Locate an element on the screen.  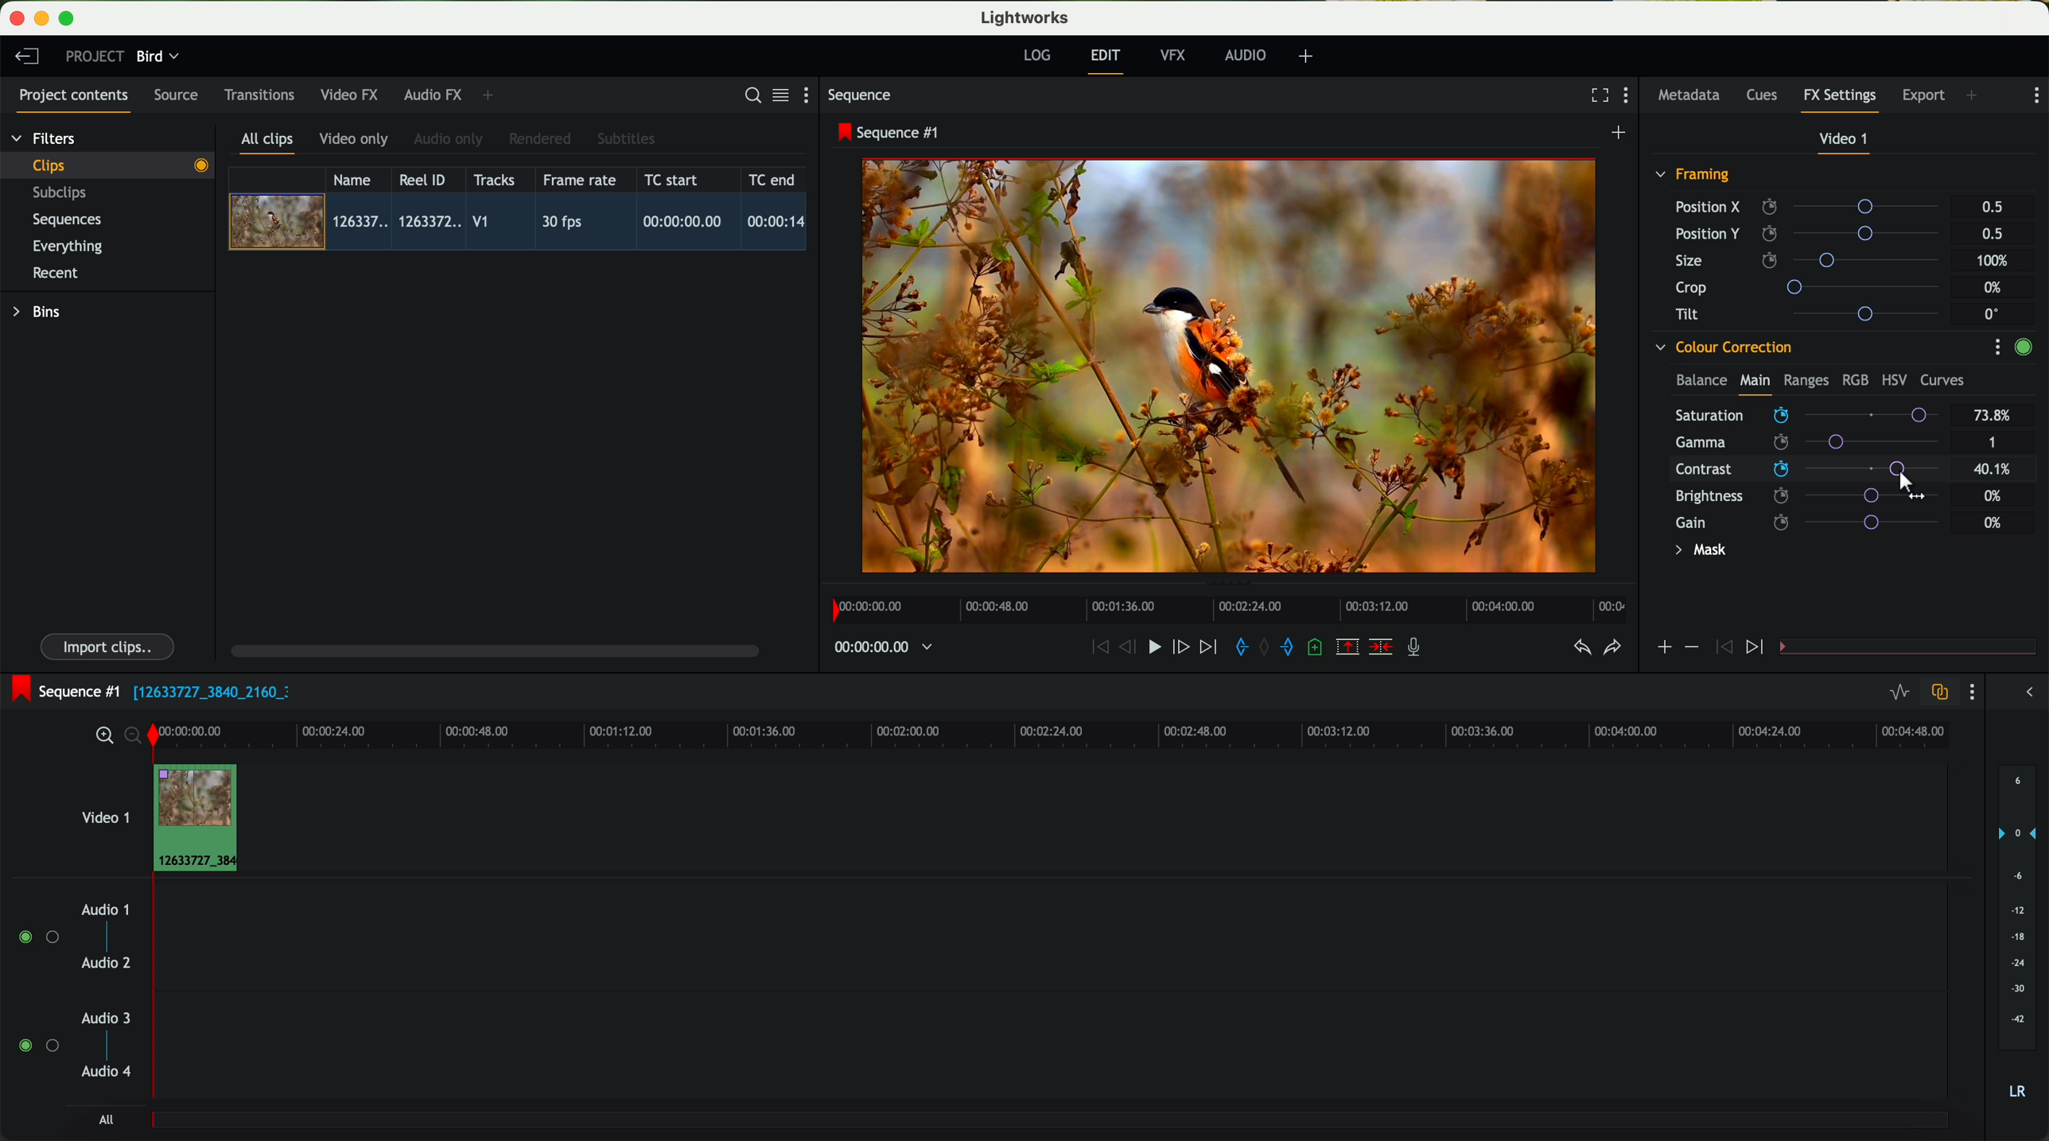
minimize program is located at coordinates (45, 19).